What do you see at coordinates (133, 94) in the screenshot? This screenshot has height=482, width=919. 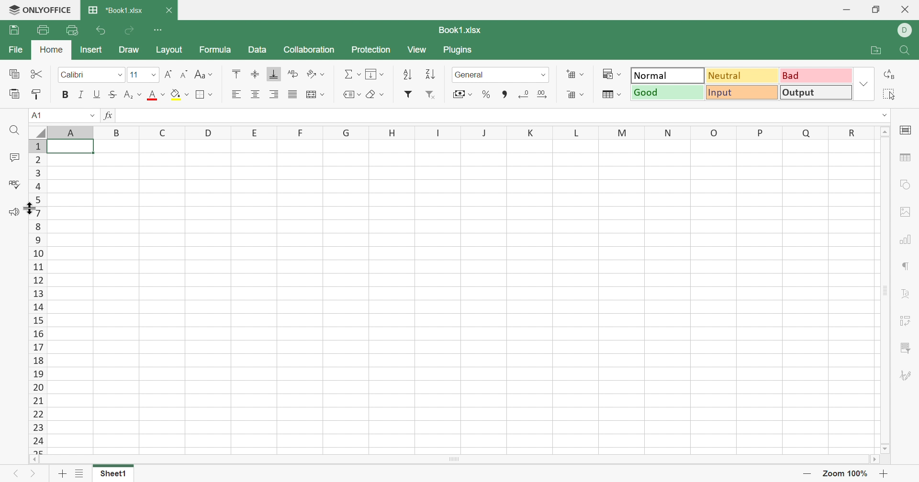 I see `Subscript/ Superscript` at bounding box center [133, 94].